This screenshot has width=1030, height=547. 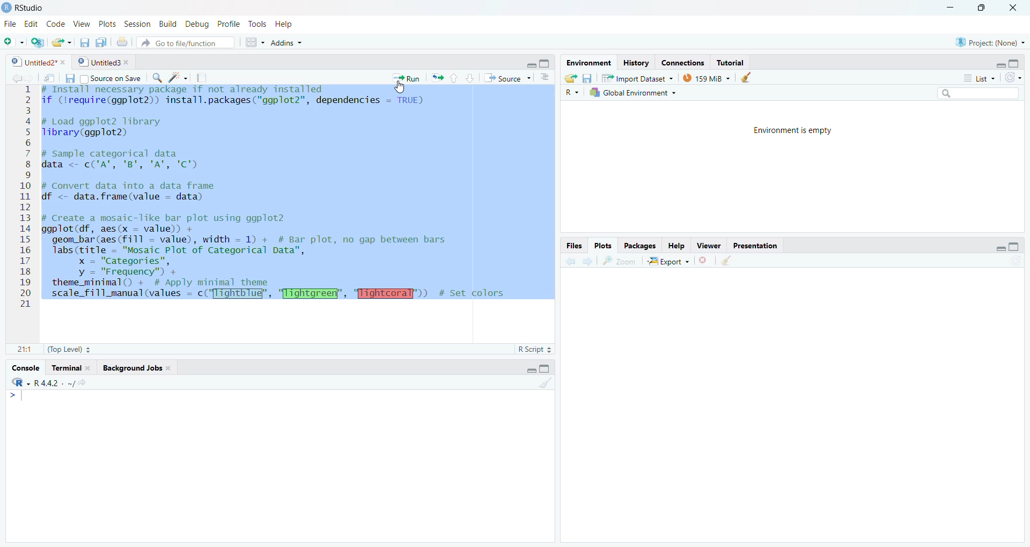 I want to click on Edit, so click(x=32, y=24).